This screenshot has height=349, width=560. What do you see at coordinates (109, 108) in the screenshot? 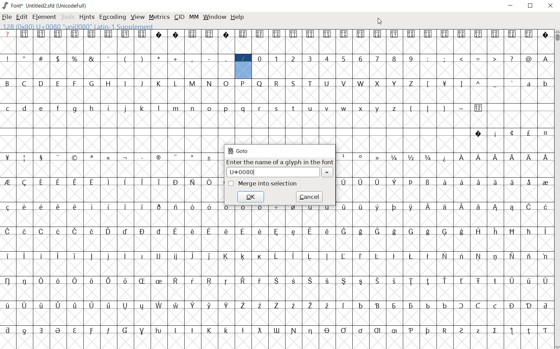
I see `glyph` at bounding box center [109, 108].